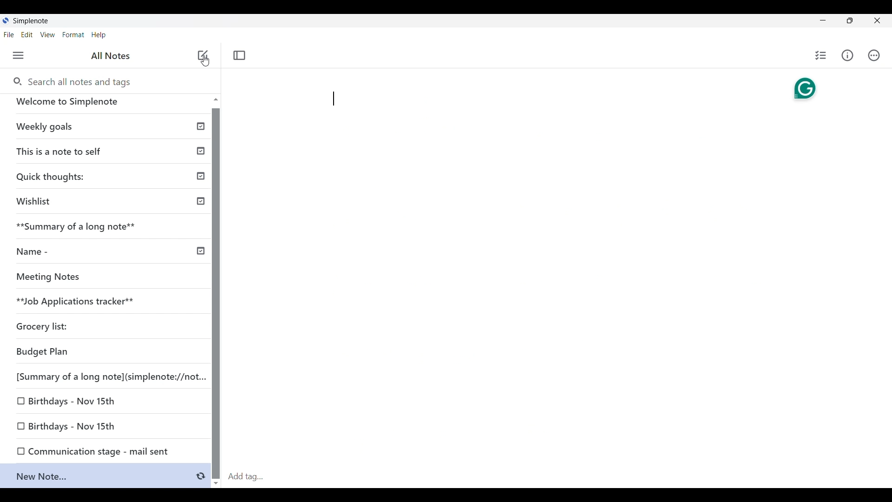  What do you see at coordinates (106, 106) in the screenshot?
I see `Welcome note from software, current highlighted note` at bounding box center [106, 106].